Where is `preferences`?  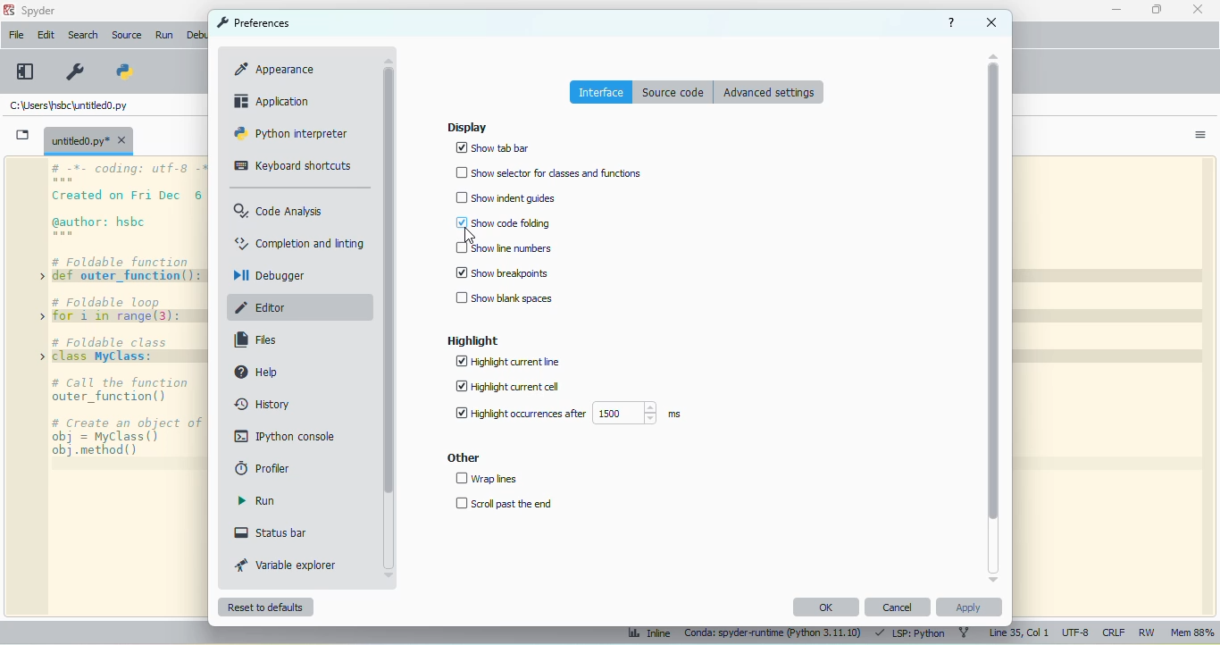 preferences is located at coordinates (74, 71).